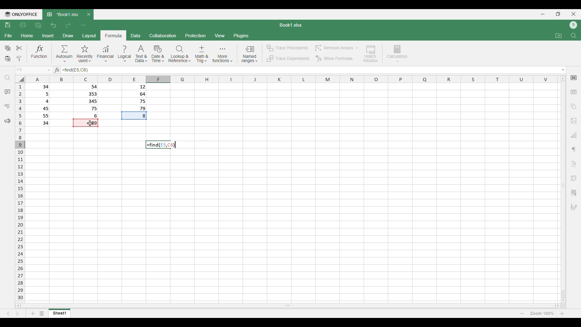  Describe the element at coordinates (32, 70) in the screenshot. I see `Choose cell name` at that location.